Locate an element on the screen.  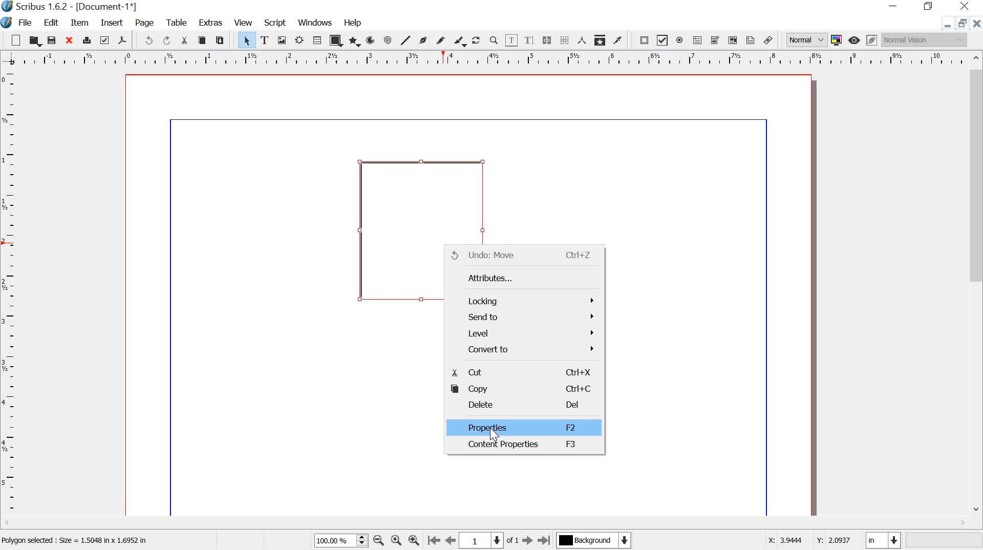
select is located at coordinates (242, 40).